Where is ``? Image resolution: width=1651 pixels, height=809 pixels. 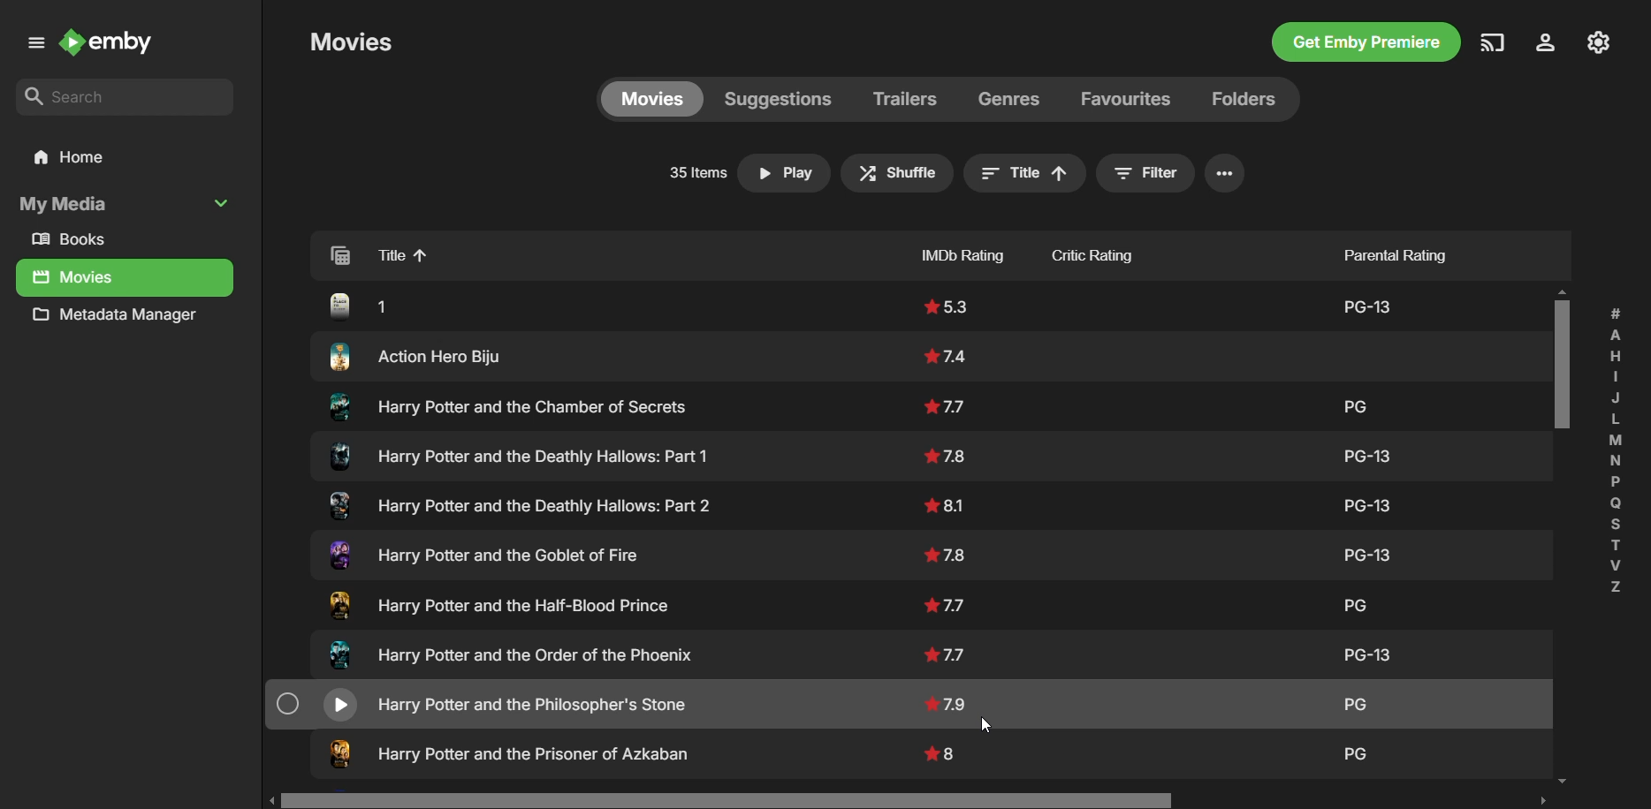
 is located at coordinates (514, 654).